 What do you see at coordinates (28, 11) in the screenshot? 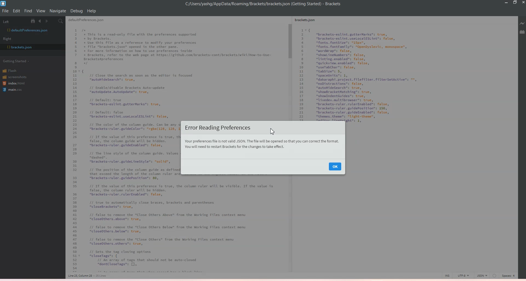
I see `Find` at bounding box center [28, 11].